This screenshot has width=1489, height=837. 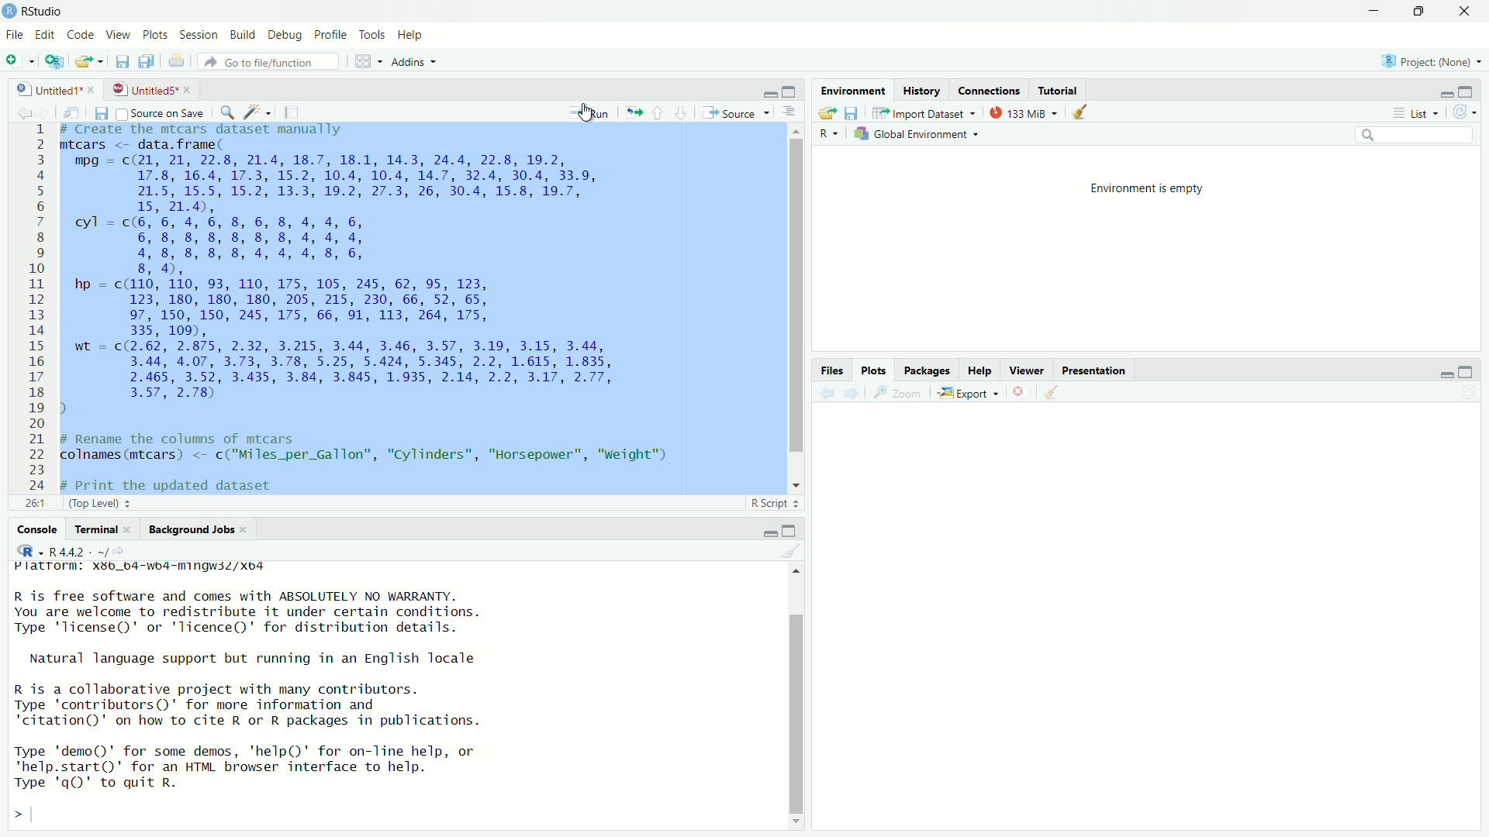 I want to click on minimise, so click(x=770, y=92).